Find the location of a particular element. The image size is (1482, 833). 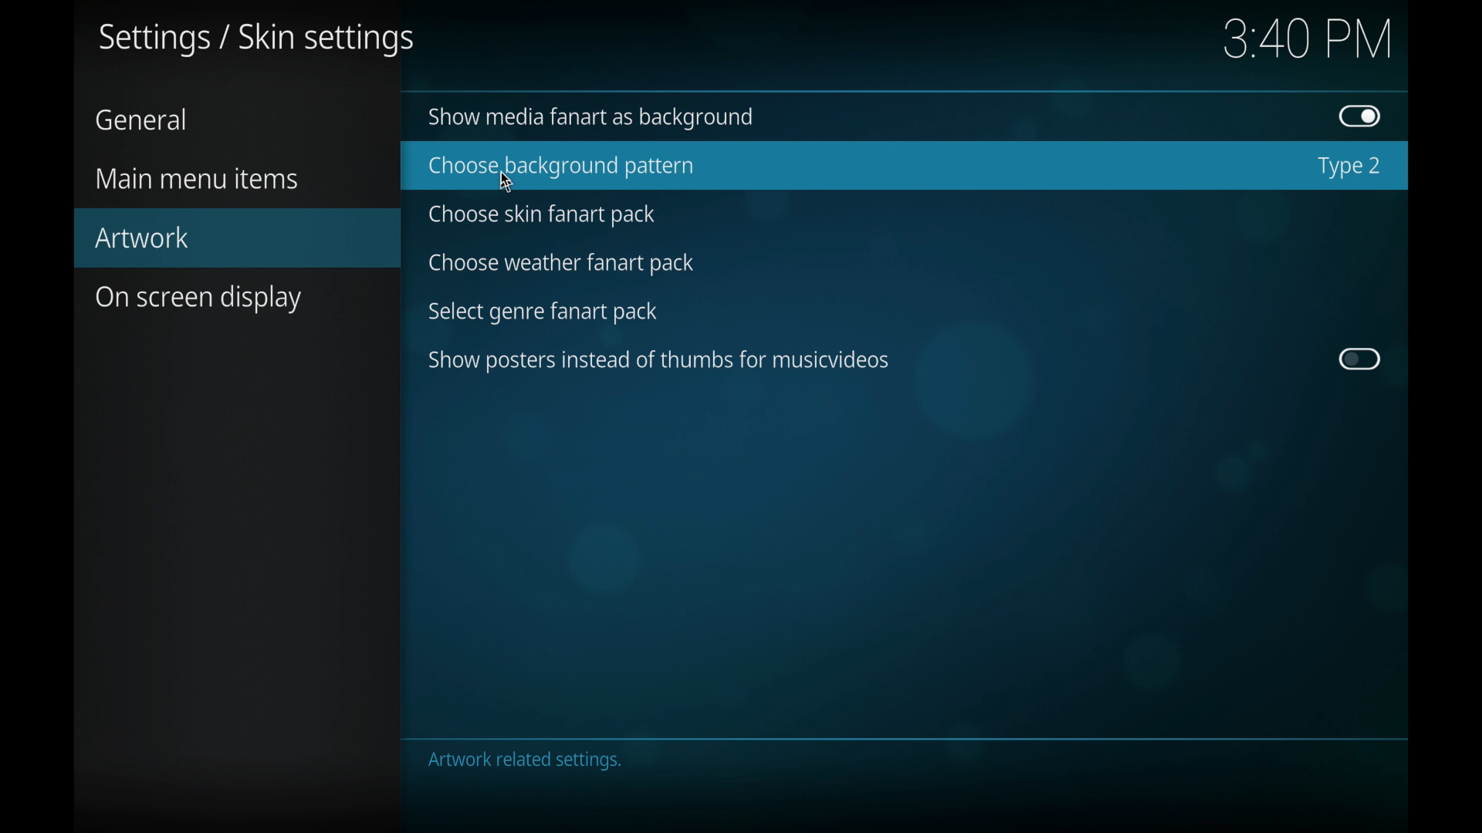

artwork is located at coordinates (238, 238).